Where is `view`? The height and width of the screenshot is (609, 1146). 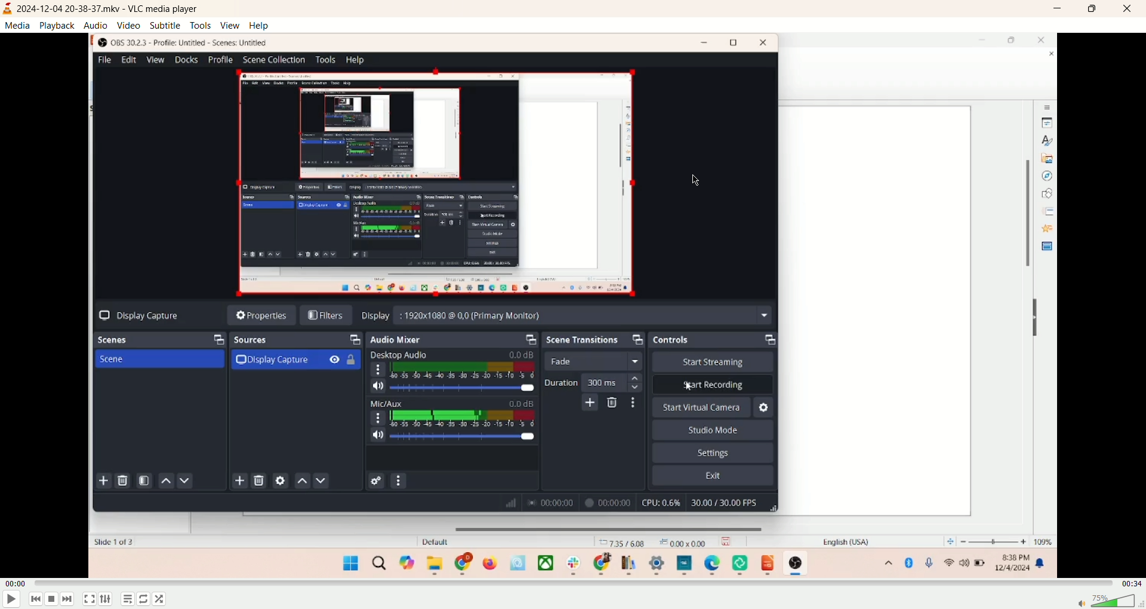 view is located at coordinates (230, 26).